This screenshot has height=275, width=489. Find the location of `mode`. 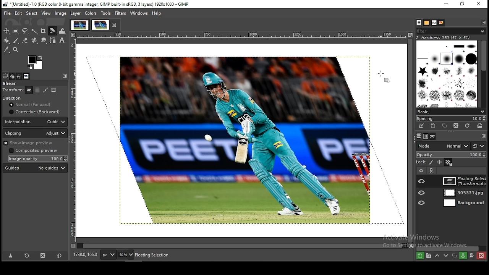

mode is located at coordinates (442, 146).